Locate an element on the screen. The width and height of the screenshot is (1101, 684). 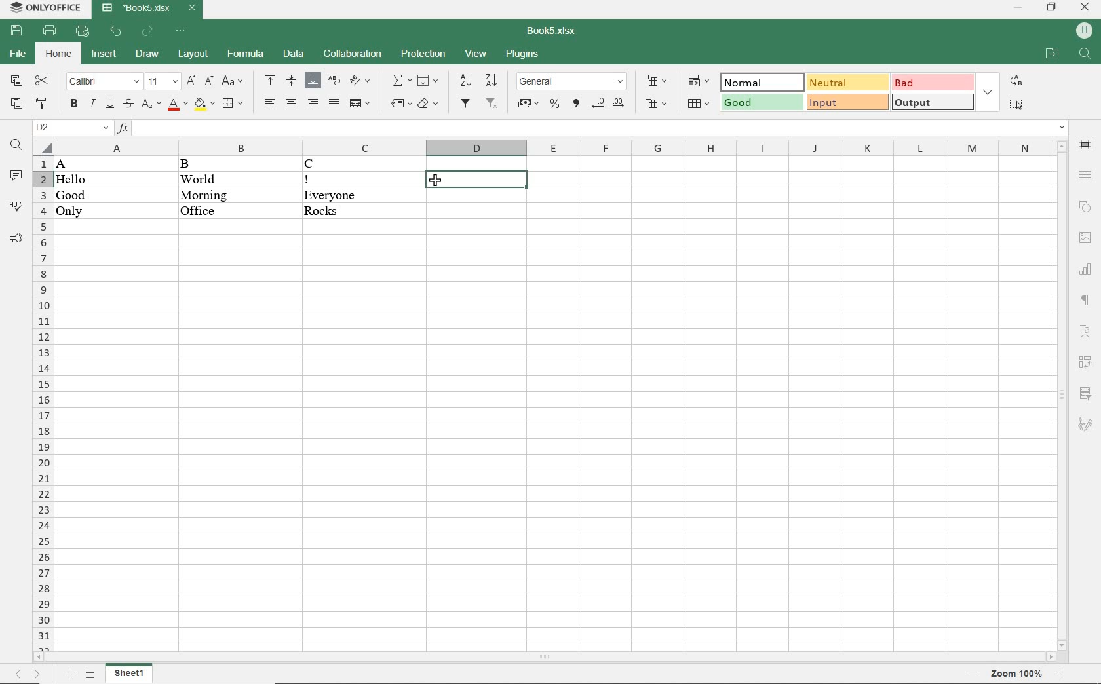
select all is located at coordinates (1015, 105).